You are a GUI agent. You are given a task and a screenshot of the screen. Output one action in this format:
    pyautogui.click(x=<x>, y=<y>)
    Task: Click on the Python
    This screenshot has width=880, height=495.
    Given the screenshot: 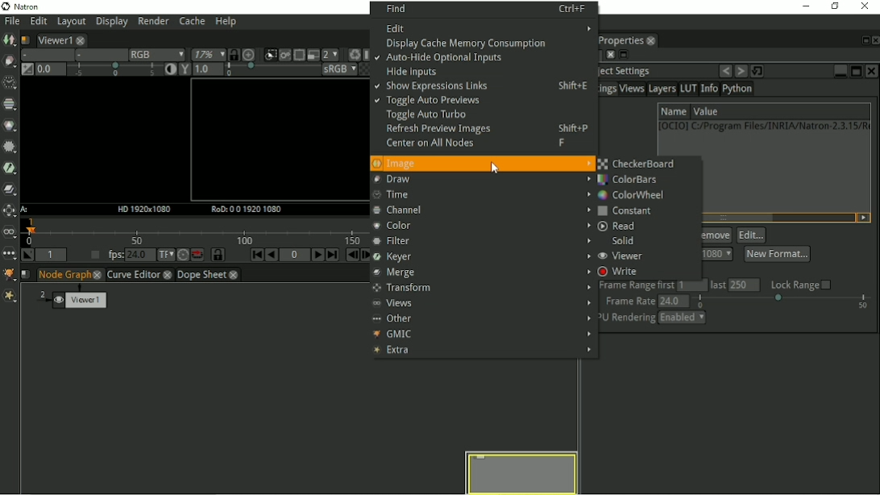 What is the action you would take?
    pyautogui.click(x=740, y=90)
    